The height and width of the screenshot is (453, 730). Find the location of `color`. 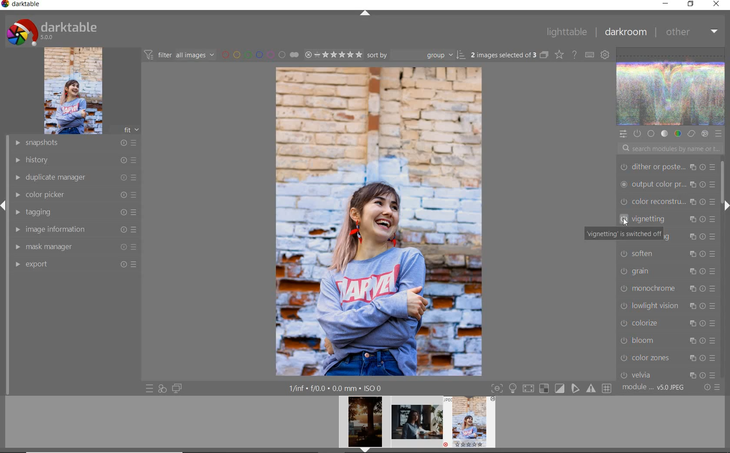

color is located at coordinates (677, 133).